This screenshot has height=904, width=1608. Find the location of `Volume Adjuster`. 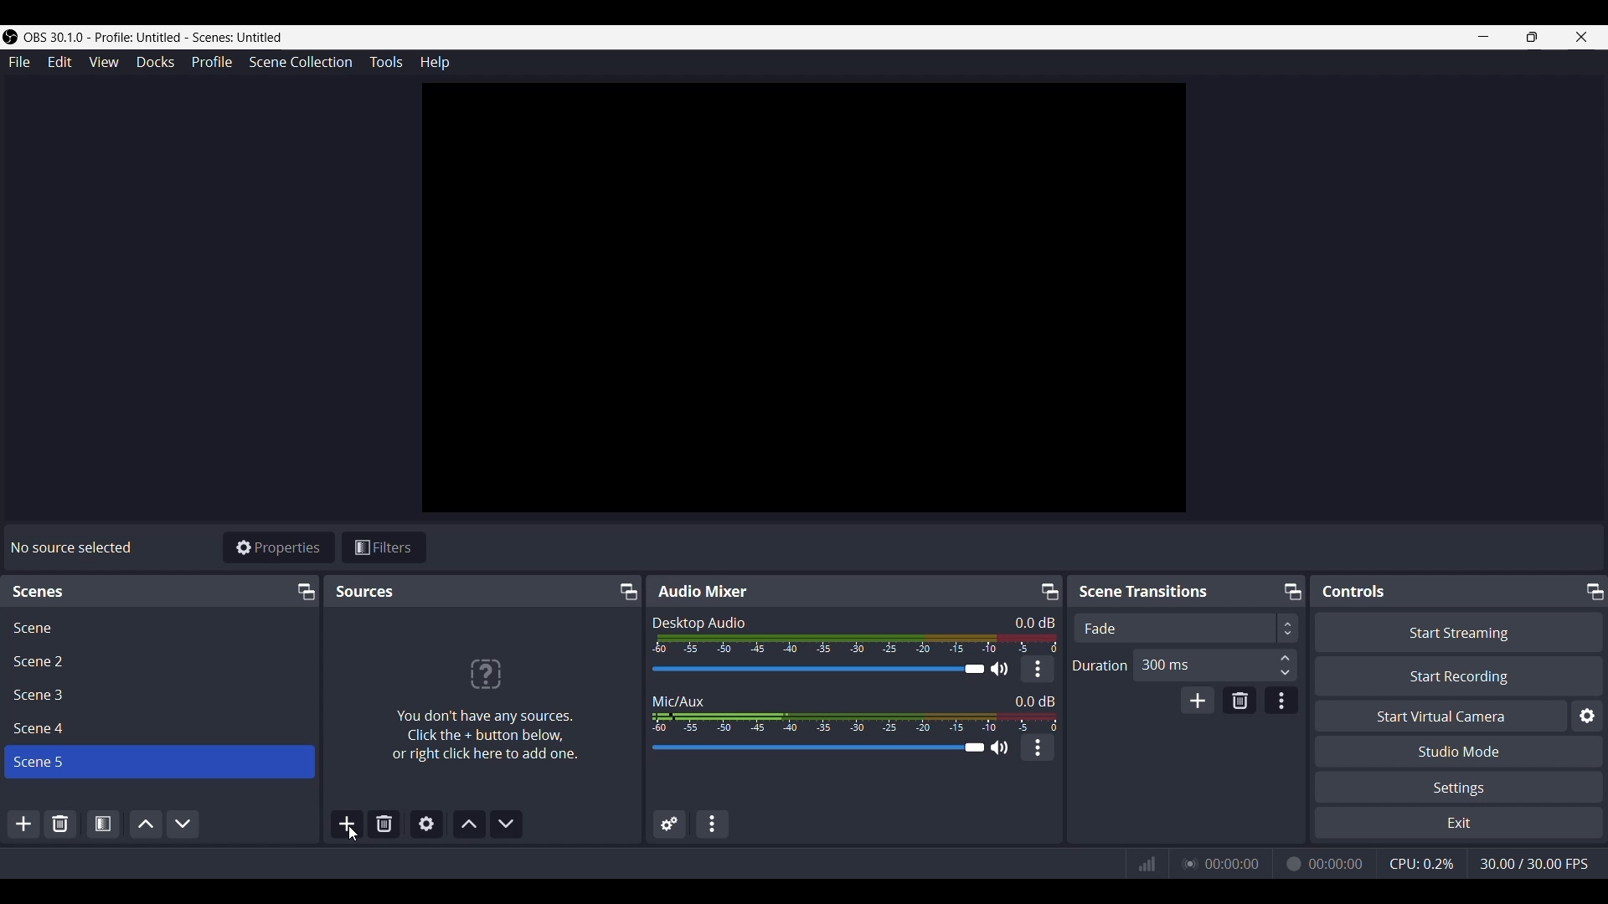

Volume Adjuster is located at coordinates (829, 668).